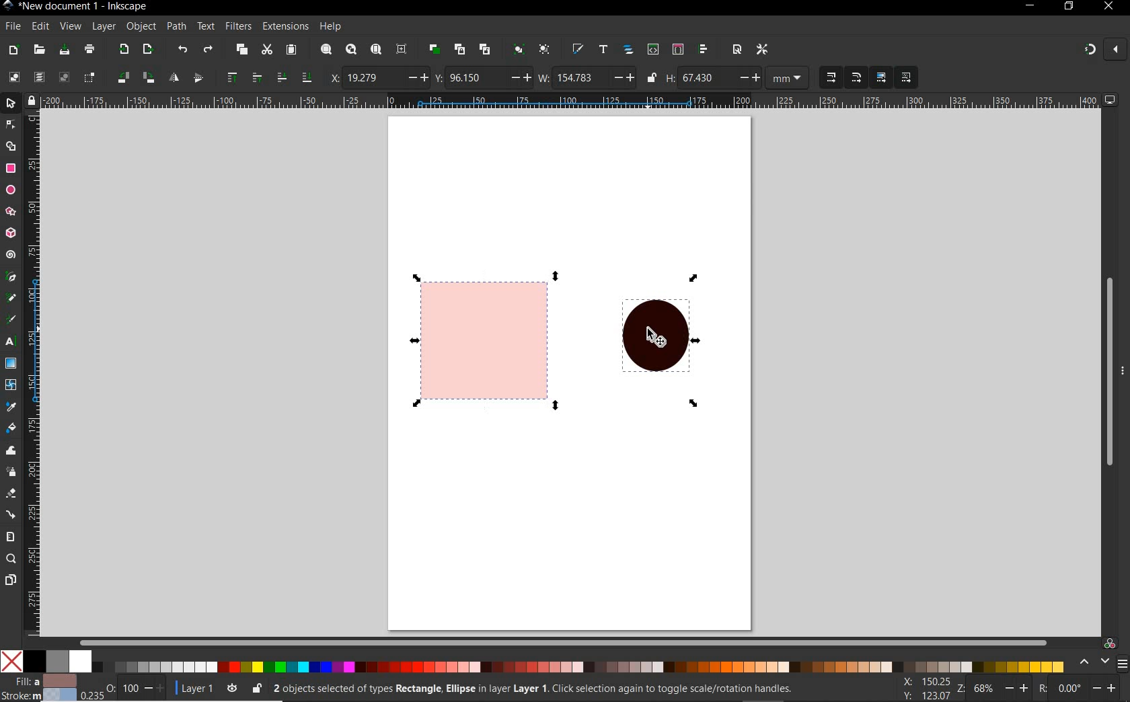 The height and width of the screenshot is (702, 1130). What do you see at coordinates (10, 537) in the screenshot?
I see `measure tool` at bounding box center [10, 537].